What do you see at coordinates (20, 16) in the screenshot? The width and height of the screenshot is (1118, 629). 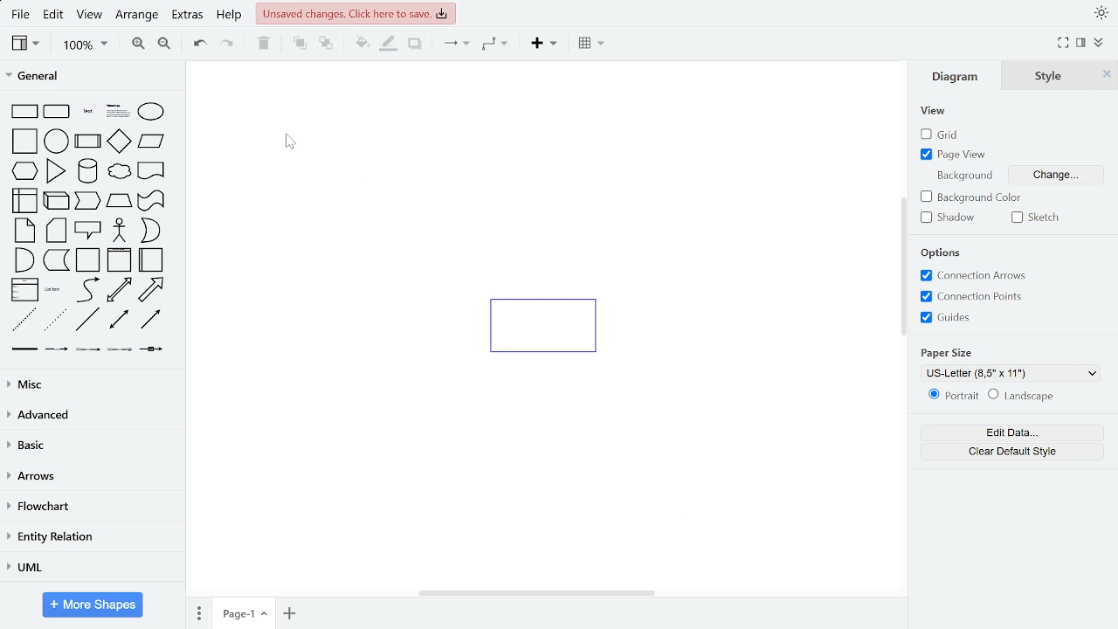 I see `file` at bounding box center [20, 16].